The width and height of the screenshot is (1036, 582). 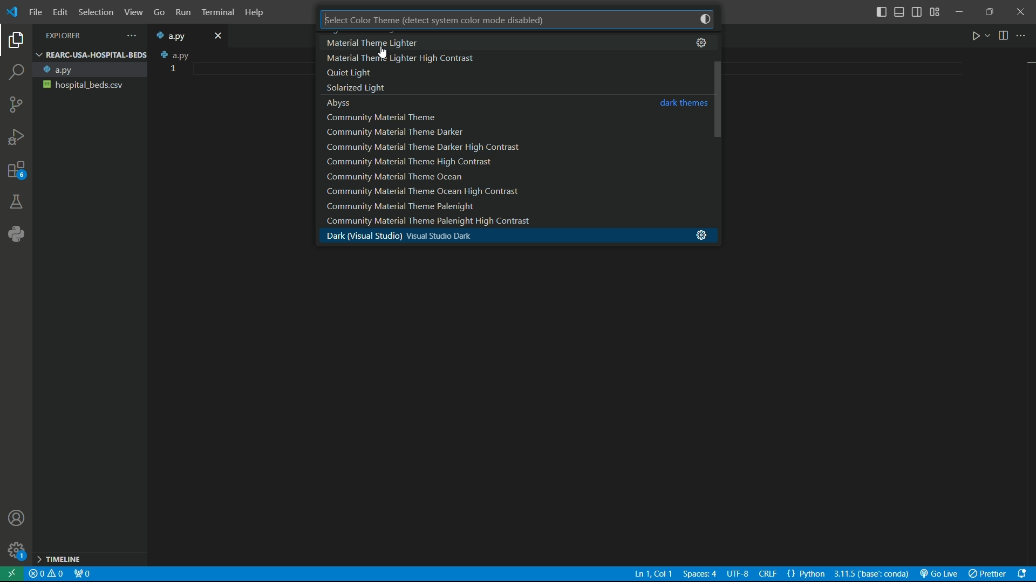 What do you see at coordinates (437, 190) in the screenshot?
I see `‘Community Material Theme Ocean High Contrast` at bounding box center [437, 190].